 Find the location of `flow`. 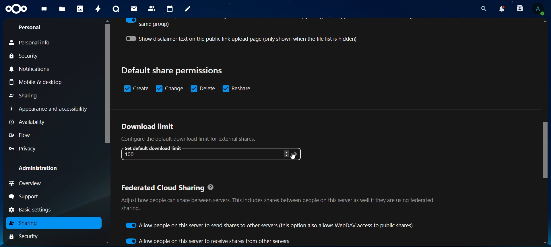

flow is located at coordinates (20, 135).